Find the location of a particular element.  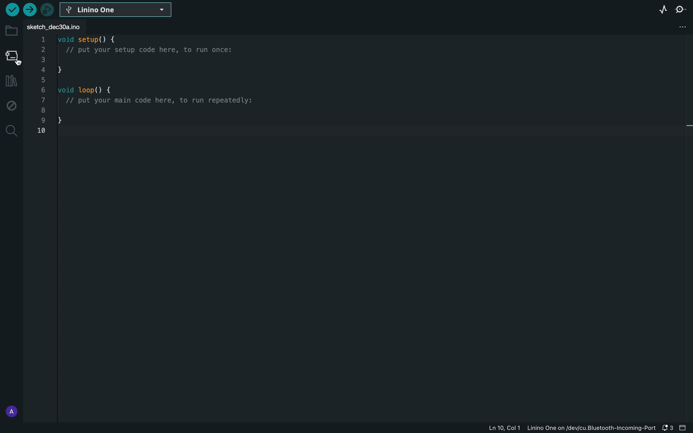

serial plotter is located at coordinates (660, 9).